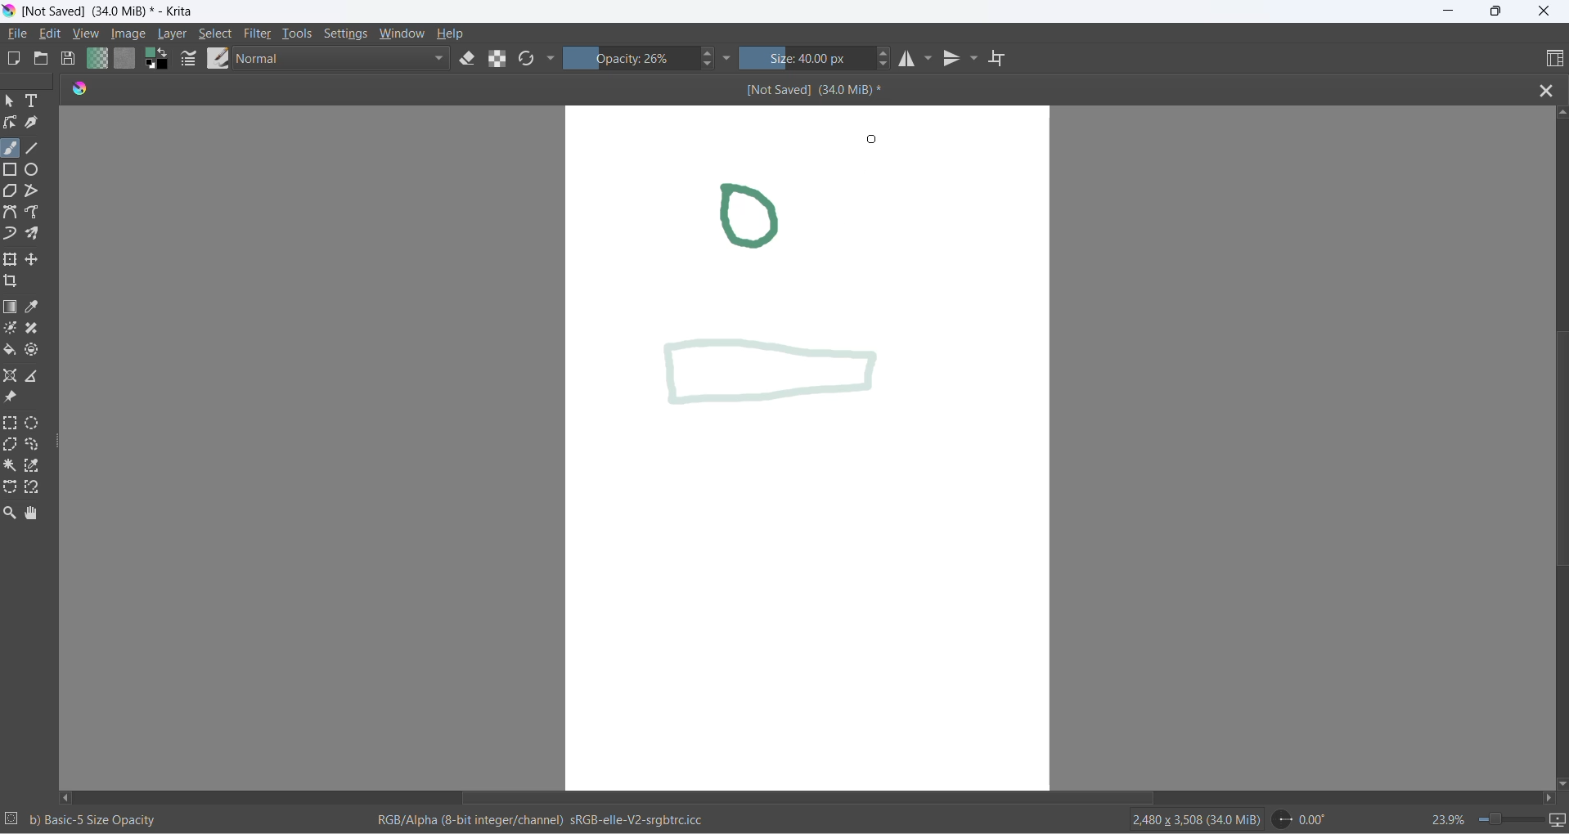  Describe the element at coordinates (881, 140) in the screenshot. I see `cursor` at that location.